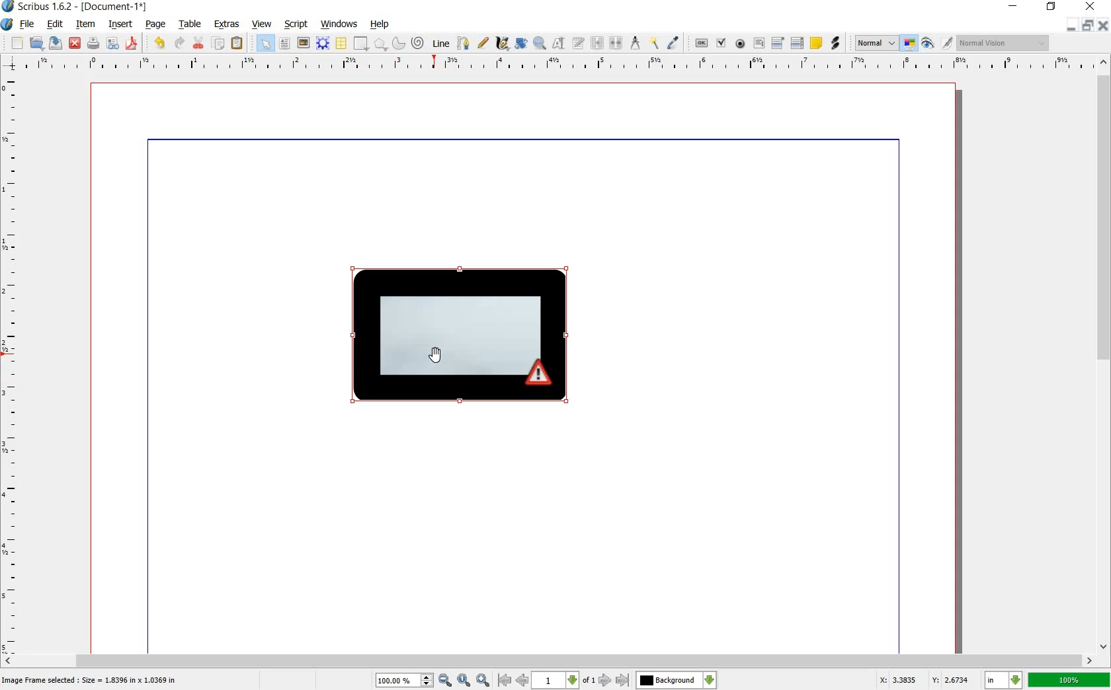 The width and height of the screenshot is (1111, 690). I want to click on extras, so click(227, 24).